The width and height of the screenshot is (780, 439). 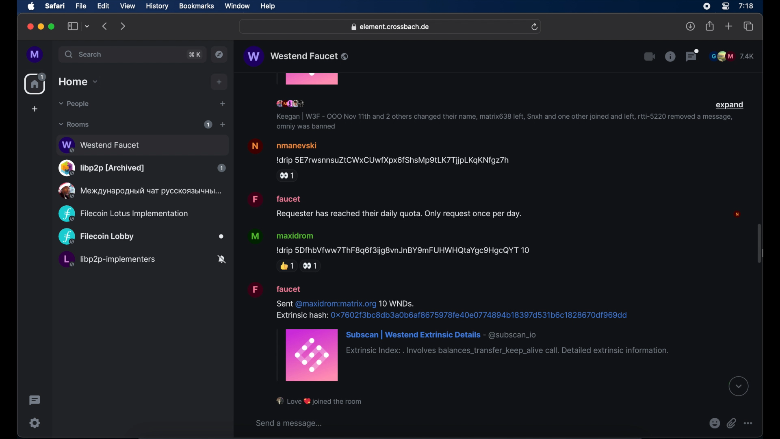 I want to click on control center, so click(x=725, y=7).